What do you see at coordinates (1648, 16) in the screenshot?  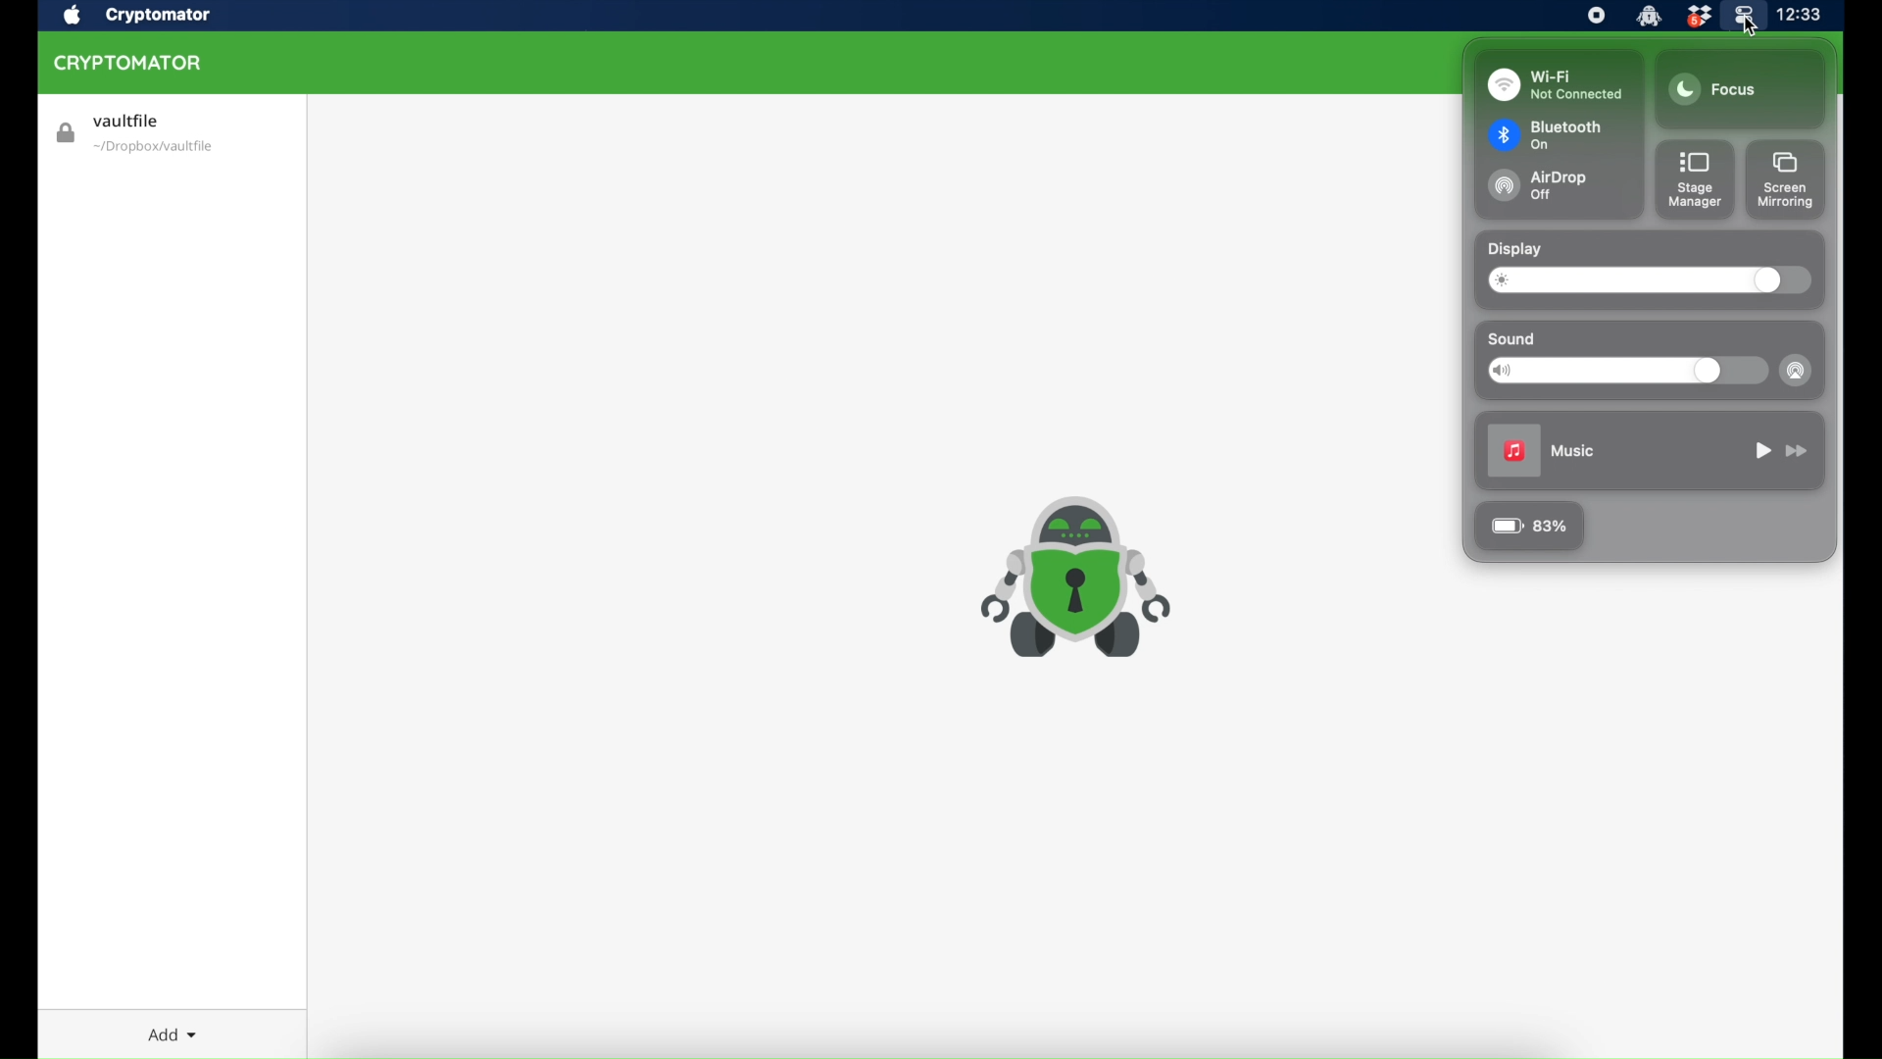 I see `cryptomator icon` at bounding box center [1648, 16].